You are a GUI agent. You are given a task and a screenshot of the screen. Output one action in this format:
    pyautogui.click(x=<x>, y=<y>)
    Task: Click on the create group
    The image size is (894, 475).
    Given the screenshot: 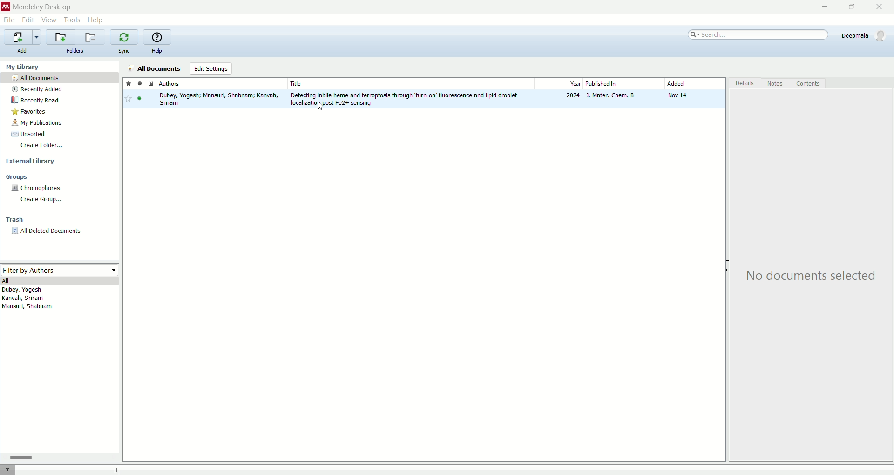 What is the action you would take?
    pyautogui.click(x=43, y=201)
    